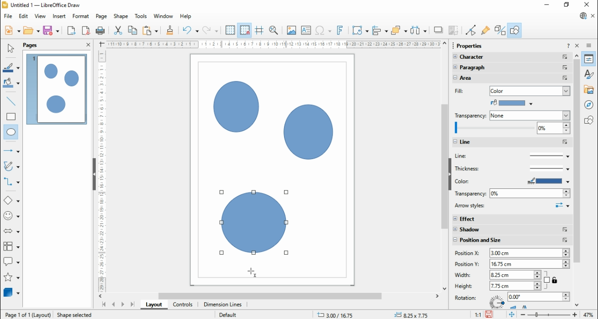  What do you see at coordinates (549, 315) in the screenshot?
I see `zoom slider` at bounding box center [549, 315].